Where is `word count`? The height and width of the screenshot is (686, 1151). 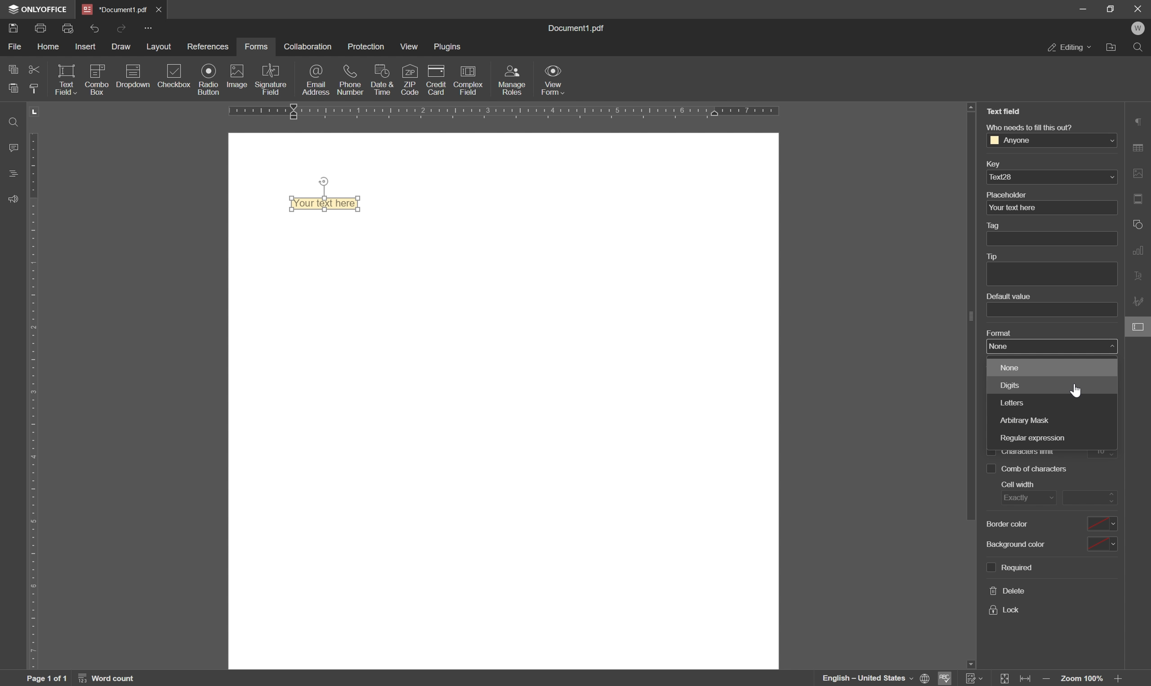
word count is located at coordinates (107, 679).